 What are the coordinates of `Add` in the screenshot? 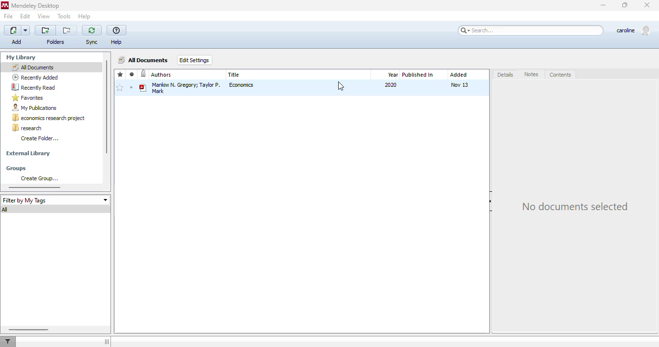 It's located at (17, 41).